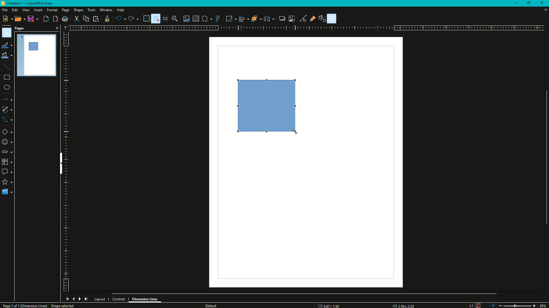  What do you see at coordinates (38, 10) in the screenshot?
I see `Insert` at bounding box center [38, 10].